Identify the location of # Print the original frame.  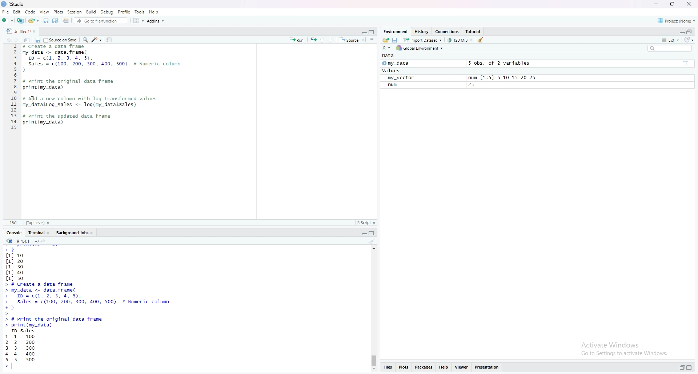
(76, 81).